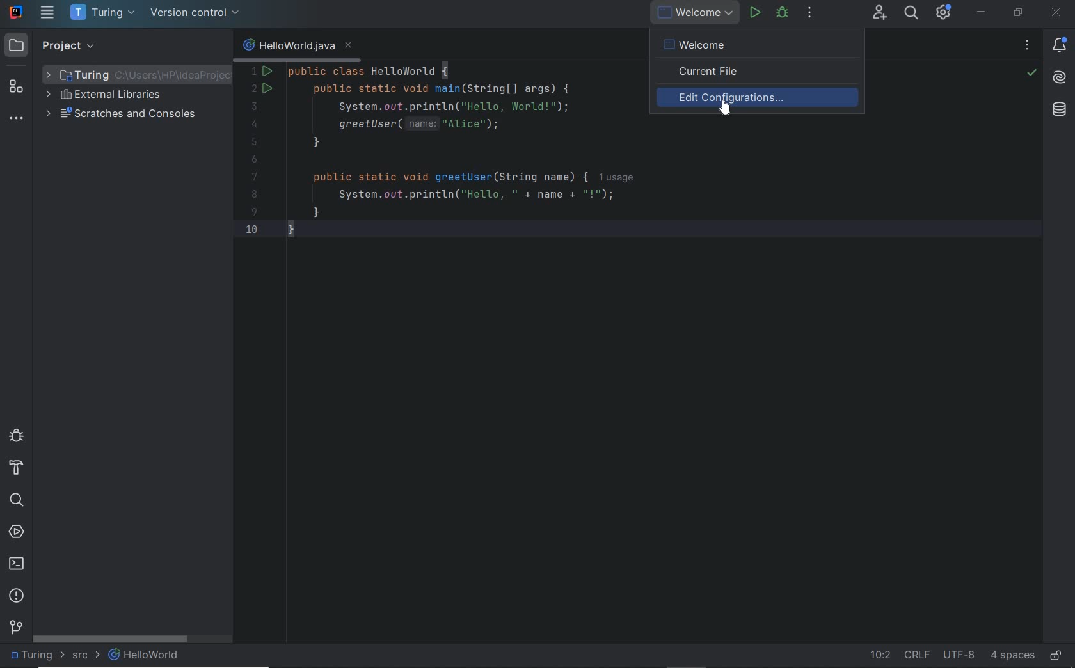 Image resolution: width=1075 pixels, height=668 pixels. I want to click on code with me, so click(880, 14).